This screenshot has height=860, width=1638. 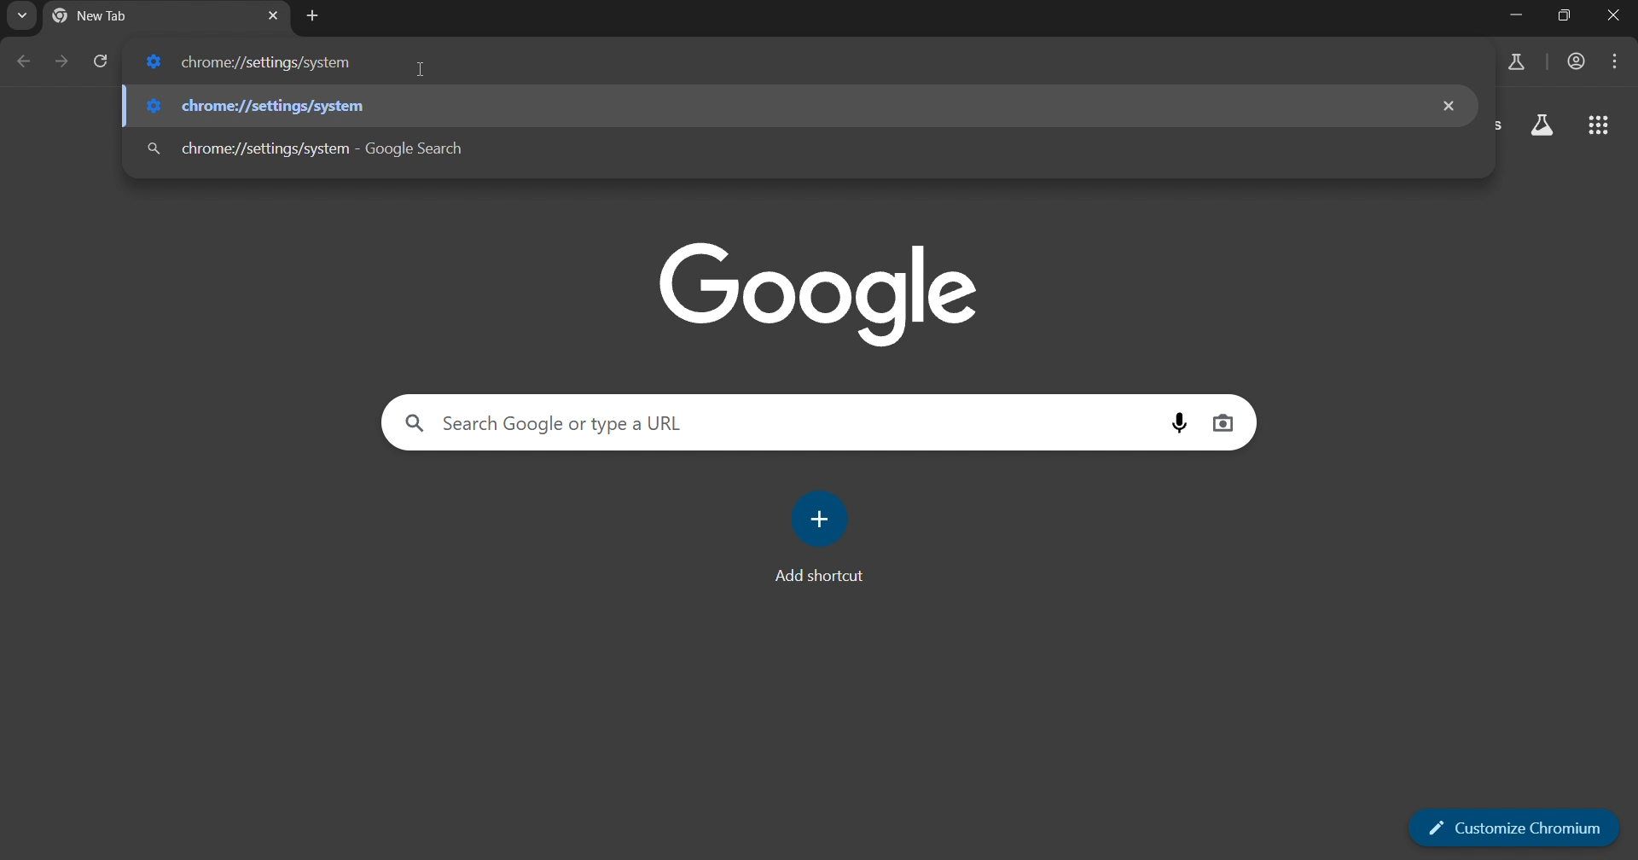 I want to click on Minimize, so click(x=1513, y=18).